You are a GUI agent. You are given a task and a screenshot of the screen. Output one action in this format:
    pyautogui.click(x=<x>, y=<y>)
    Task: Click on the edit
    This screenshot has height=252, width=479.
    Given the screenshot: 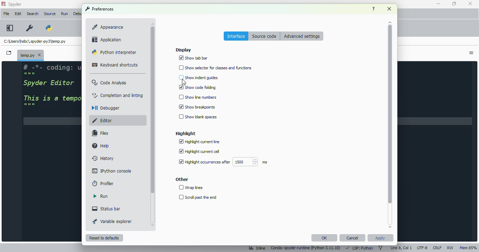 What is the action you would take?
    pyautogui.click(x=18, y=14)
    